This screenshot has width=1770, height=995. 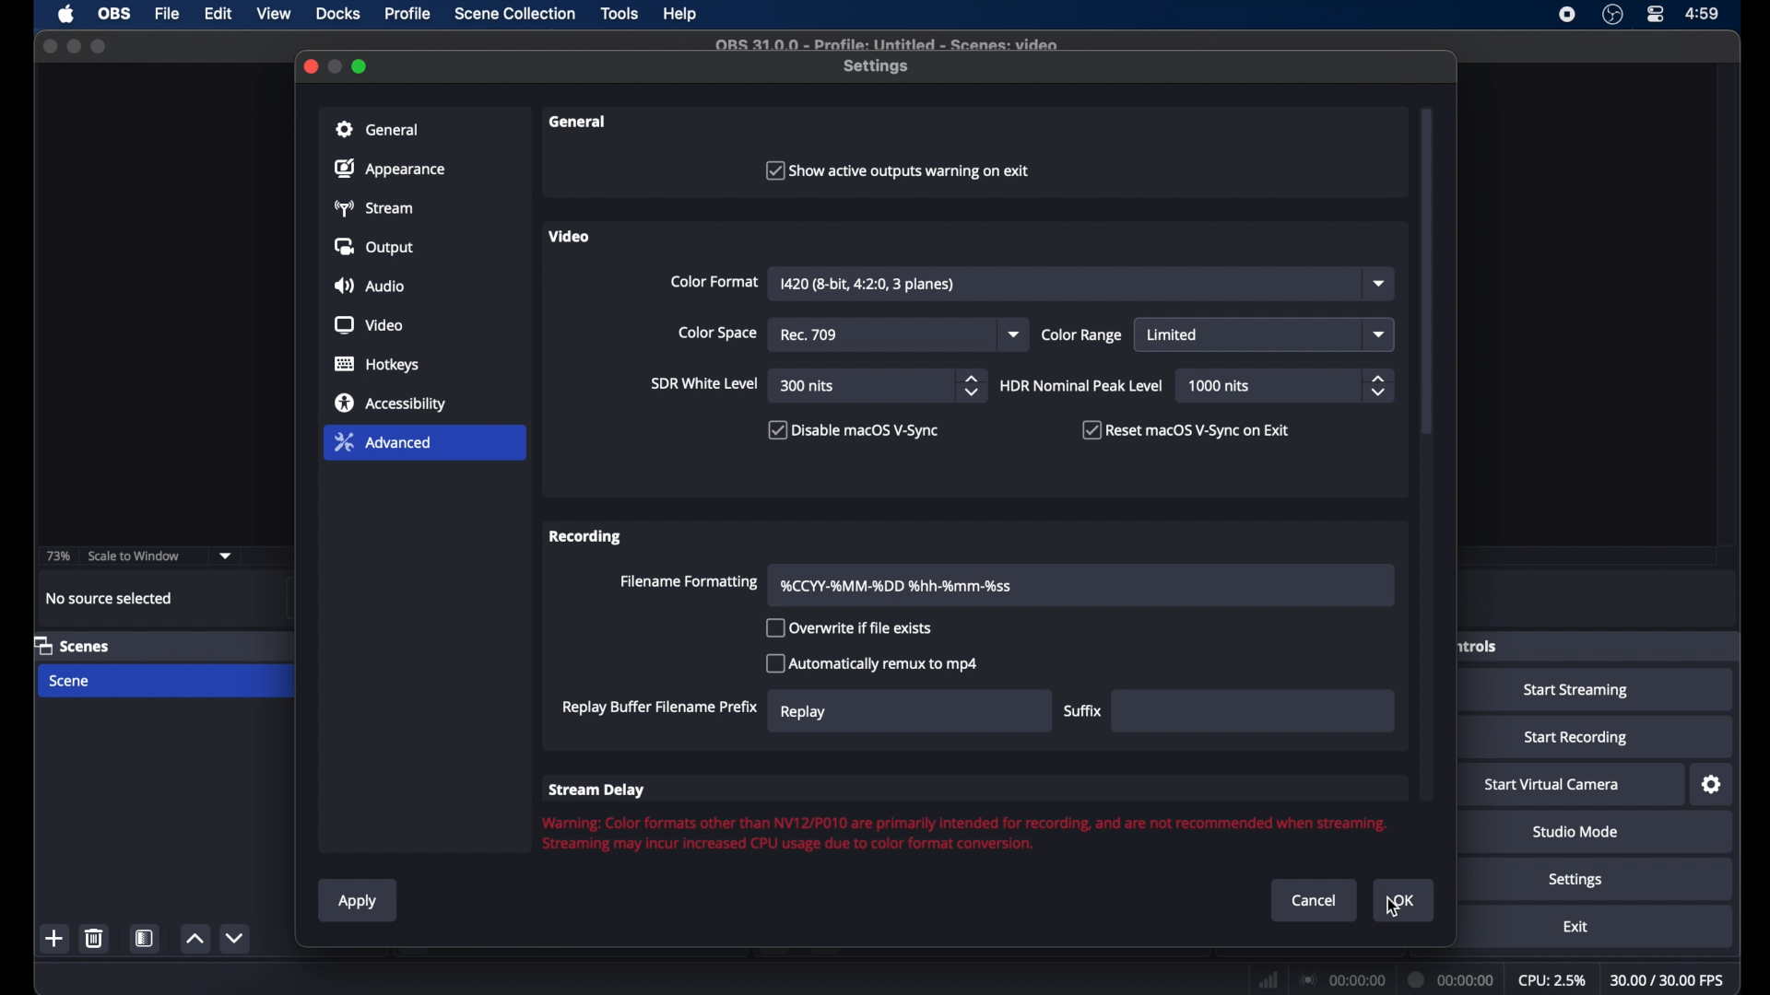 I want to click on stepper buttons, so click(x=1378, y=385).